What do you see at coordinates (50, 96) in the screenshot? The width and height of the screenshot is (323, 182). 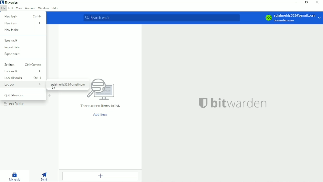 I see `Create folder` at bounding box center [50, 96].